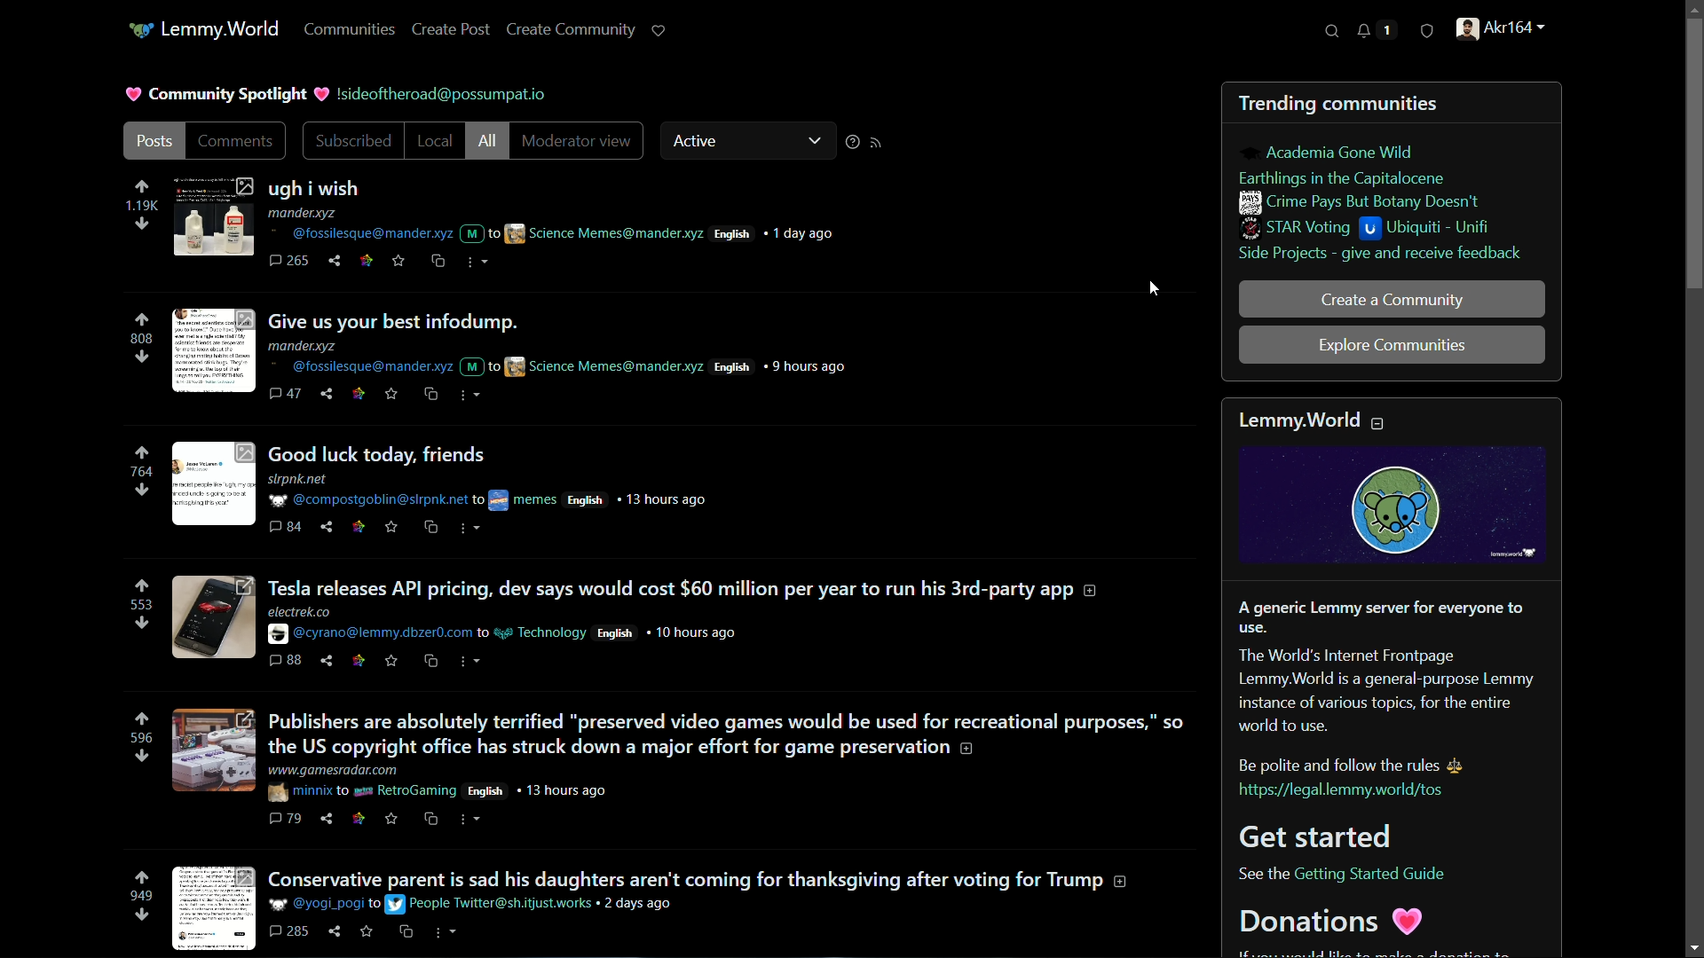 This screenshot has height=958, width=1704. Describe the element at coordinates (335, 770) in the screenshot. I see `www.gamesradar.com` at that location.